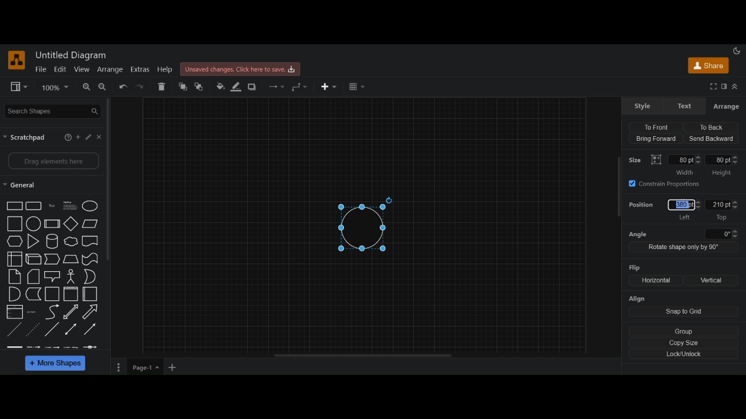  What do you see at coordinates (637, 159) in the screenshot?
I see `size` at bounding box center [637, 159].